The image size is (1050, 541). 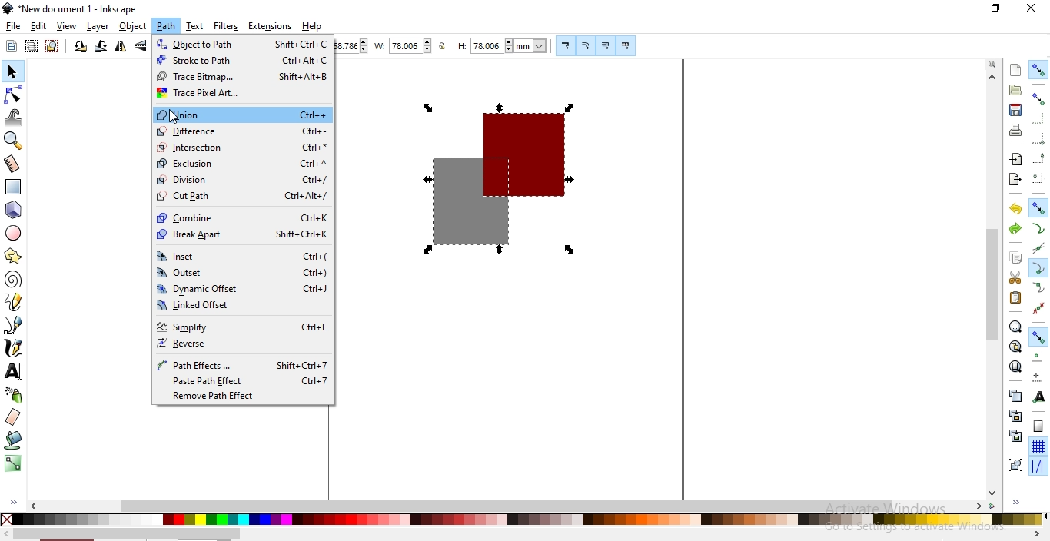 I want to click on snap guides, so click(x=1038, y=466).